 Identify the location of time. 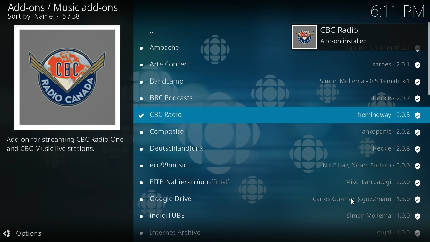
(395, 11).